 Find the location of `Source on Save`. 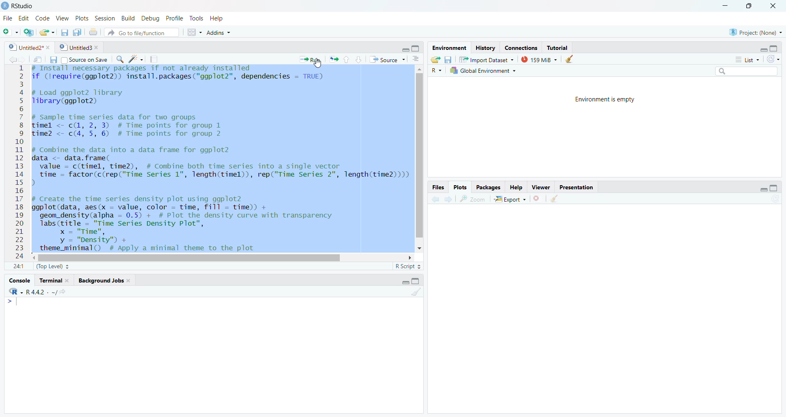

Source on Save is located at coordinates (84, 60).